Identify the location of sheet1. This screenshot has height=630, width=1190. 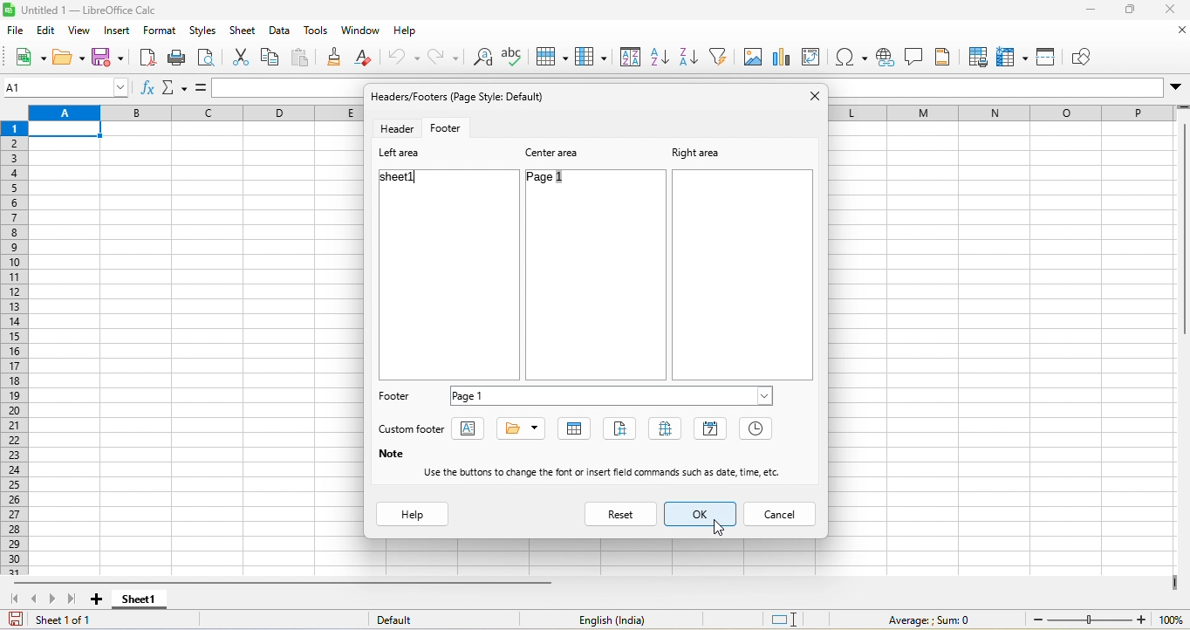
(139, 600).